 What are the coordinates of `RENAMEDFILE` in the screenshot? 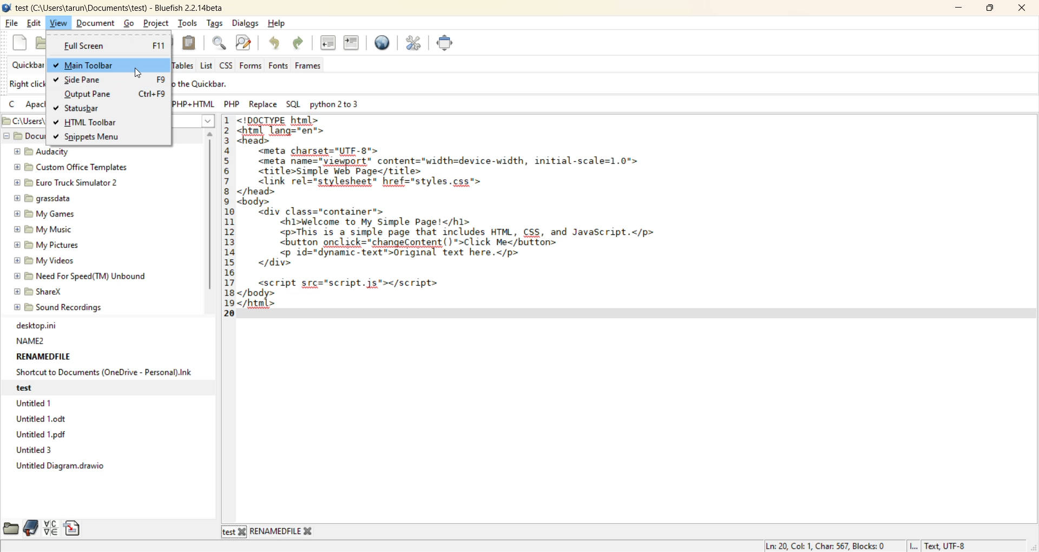 It's located at (43, 356).